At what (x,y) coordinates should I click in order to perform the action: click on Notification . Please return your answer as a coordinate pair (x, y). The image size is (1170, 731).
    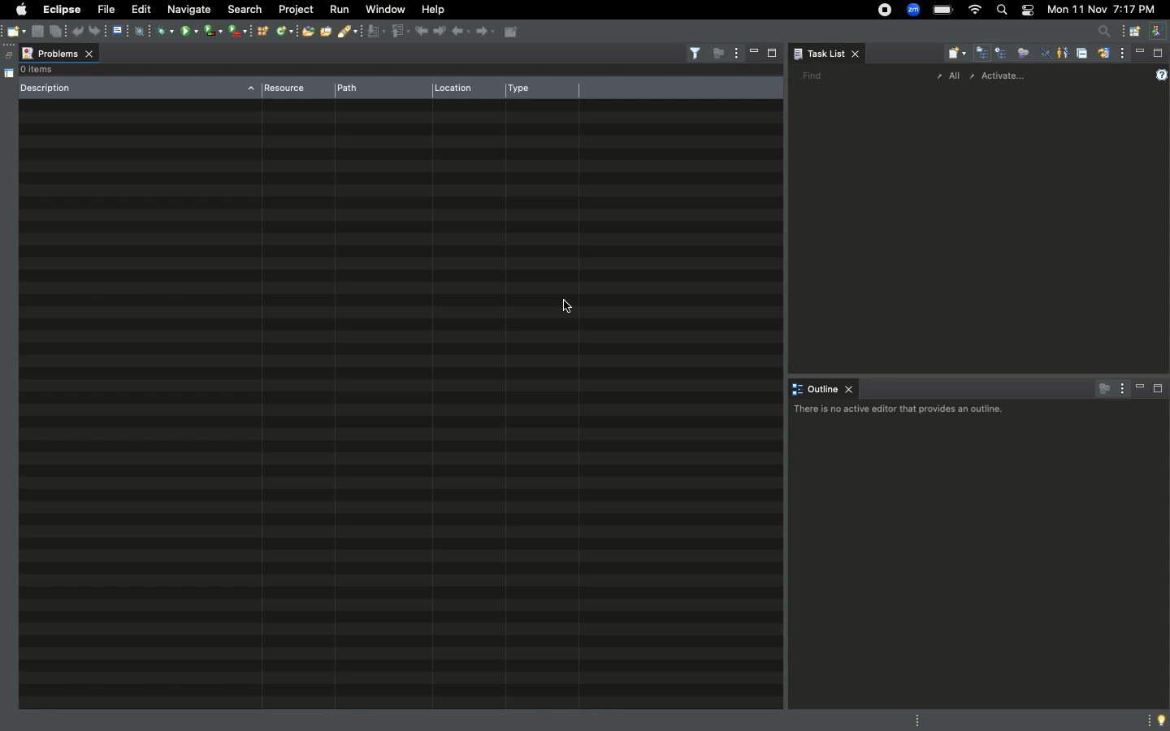
    Looking at the image, I should click on (1025, 10).